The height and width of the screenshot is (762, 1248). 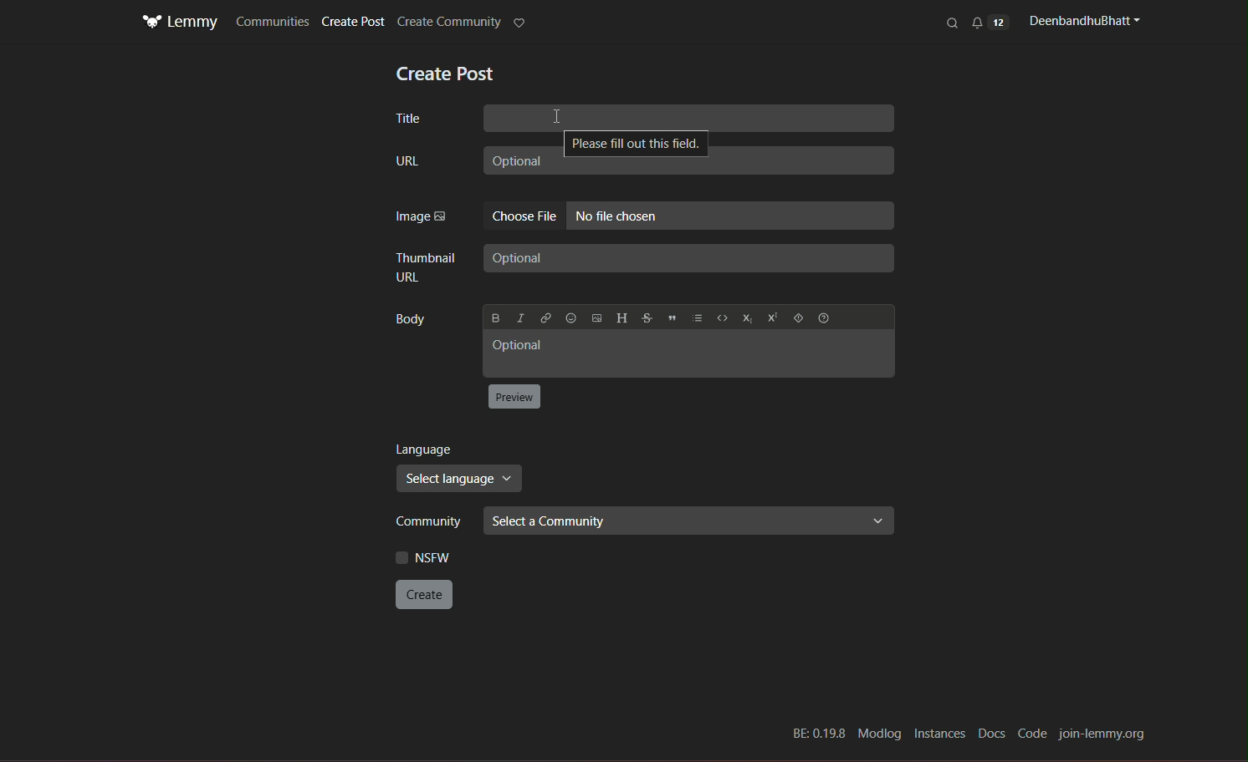 What do you see at coordinates (695, 316) in the screenshot?
I see `list` at bounding box center [695, 316].